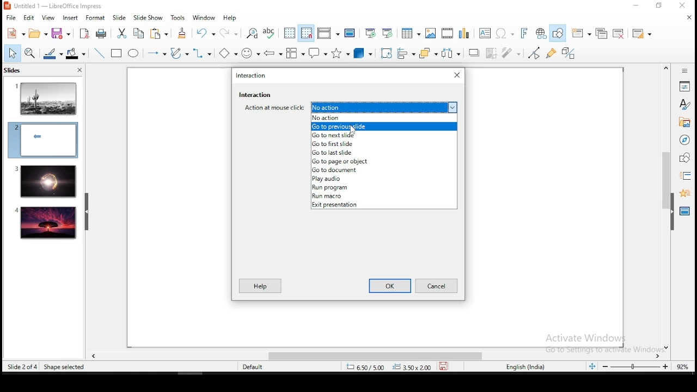 The image size is (697, 392). What do you see at coordinates (388, 33) in the screenshot?
I see `start from current slide` at bounding box center [388, 33].